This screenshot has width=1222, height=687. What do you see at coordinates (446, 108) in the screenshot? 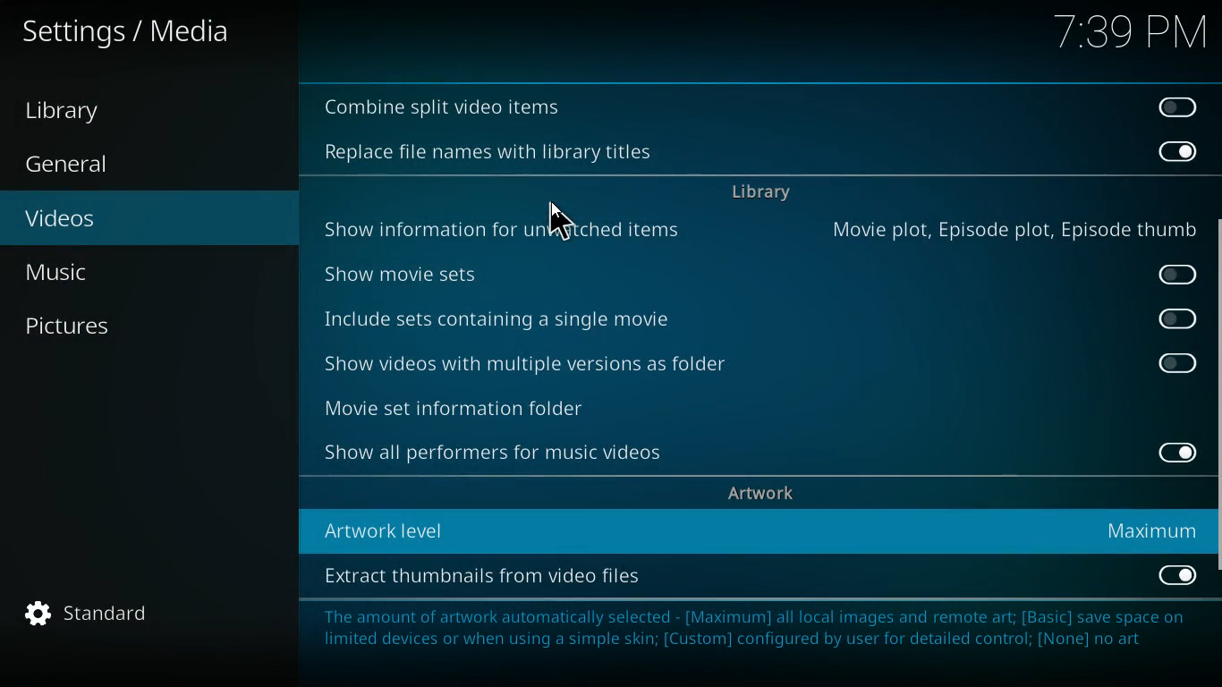
I see `combine split video items` at bounding box center [446, 108].